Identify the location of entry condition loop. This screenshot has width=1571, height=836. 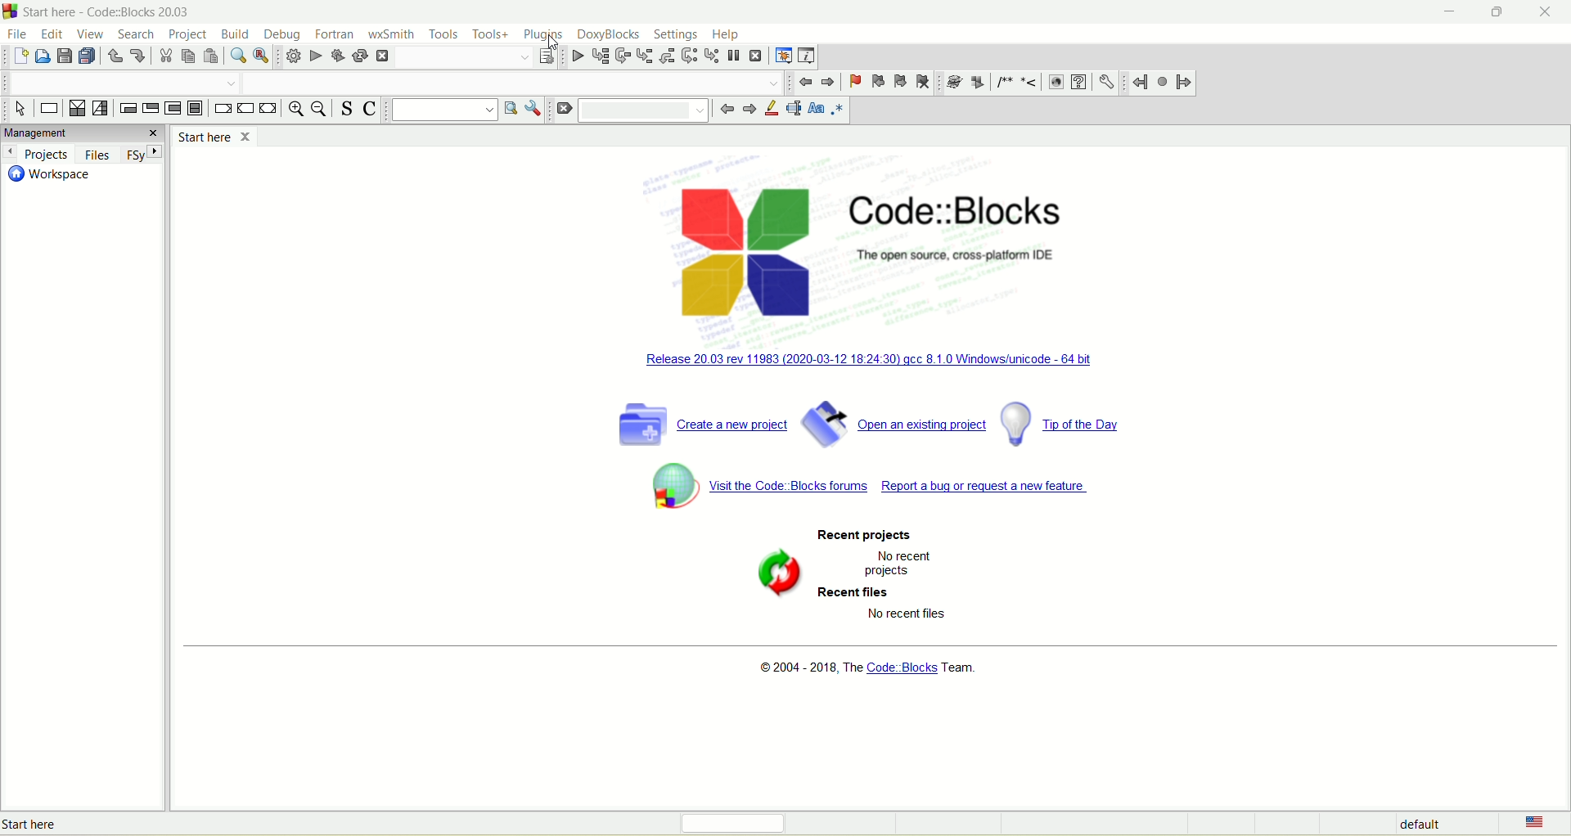
(126, 109).